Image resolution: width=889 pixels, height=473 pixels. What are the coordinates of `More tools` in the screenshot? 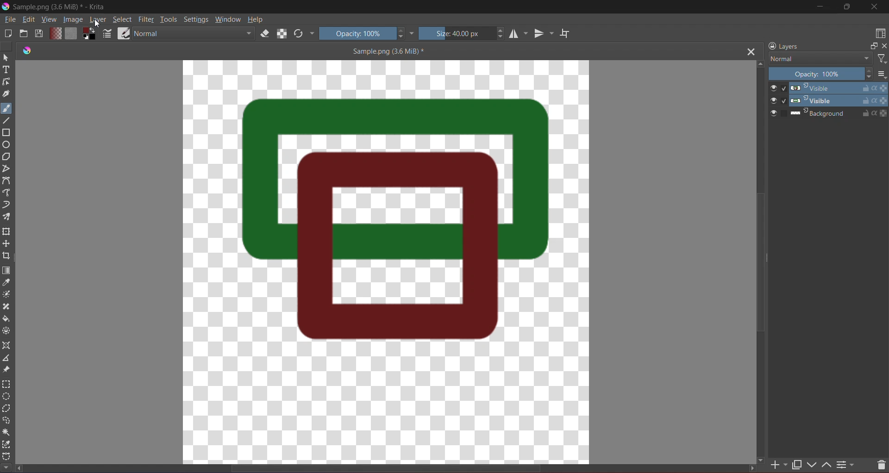 It's located at (6, 466).